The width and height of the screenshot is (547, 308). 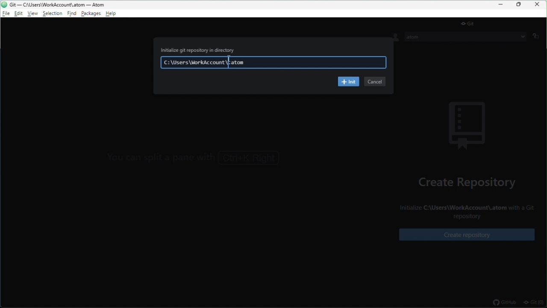 I want to click on C:\Users\WorkAccount\.atom , so click(x=274, y=63).